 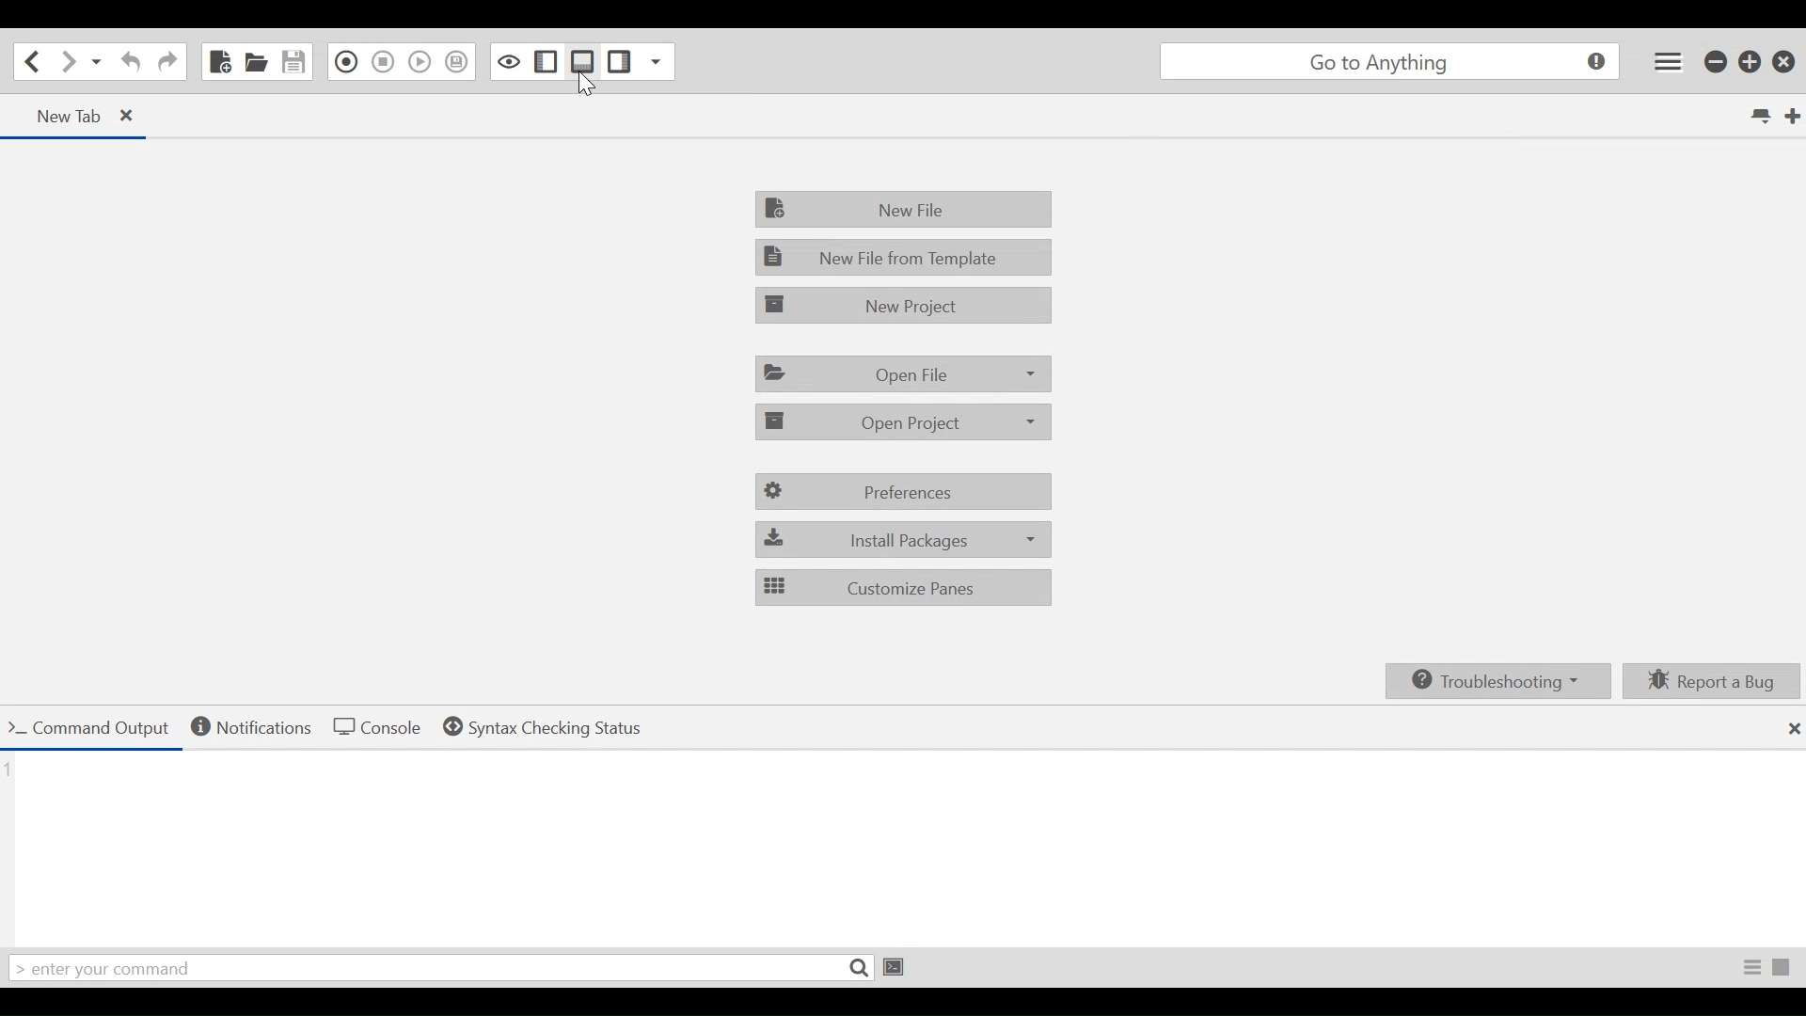 I want to click on Go back one location, so click(x=32, y=59).